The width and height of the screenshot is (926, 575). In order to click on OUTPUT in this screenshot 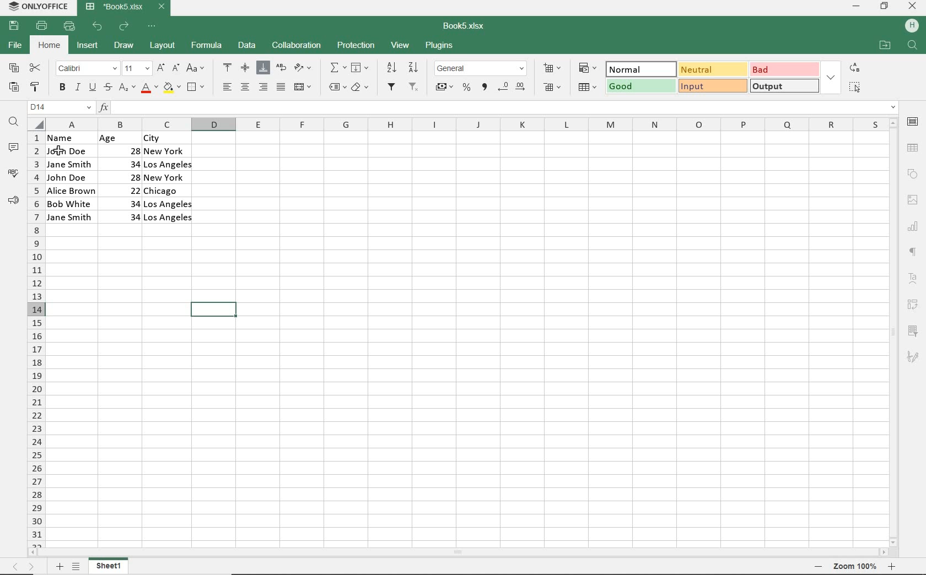, I will do `click(784, 85)`.